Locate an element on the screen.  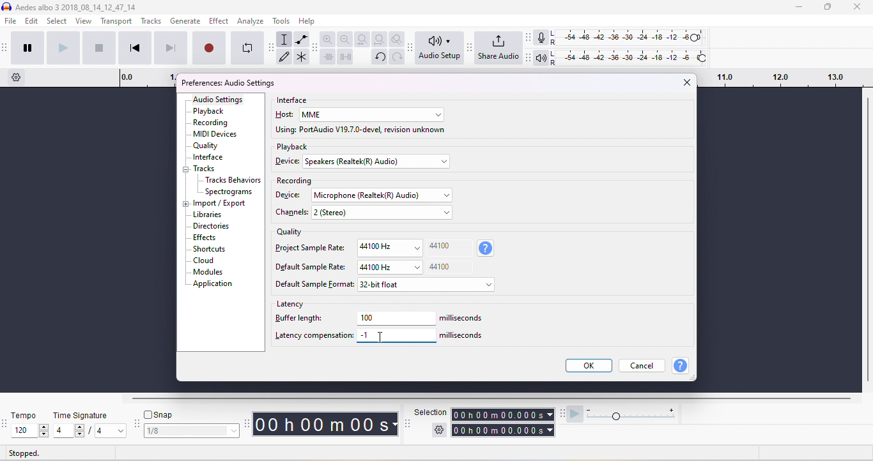
device is located at coordinates (288, 195).